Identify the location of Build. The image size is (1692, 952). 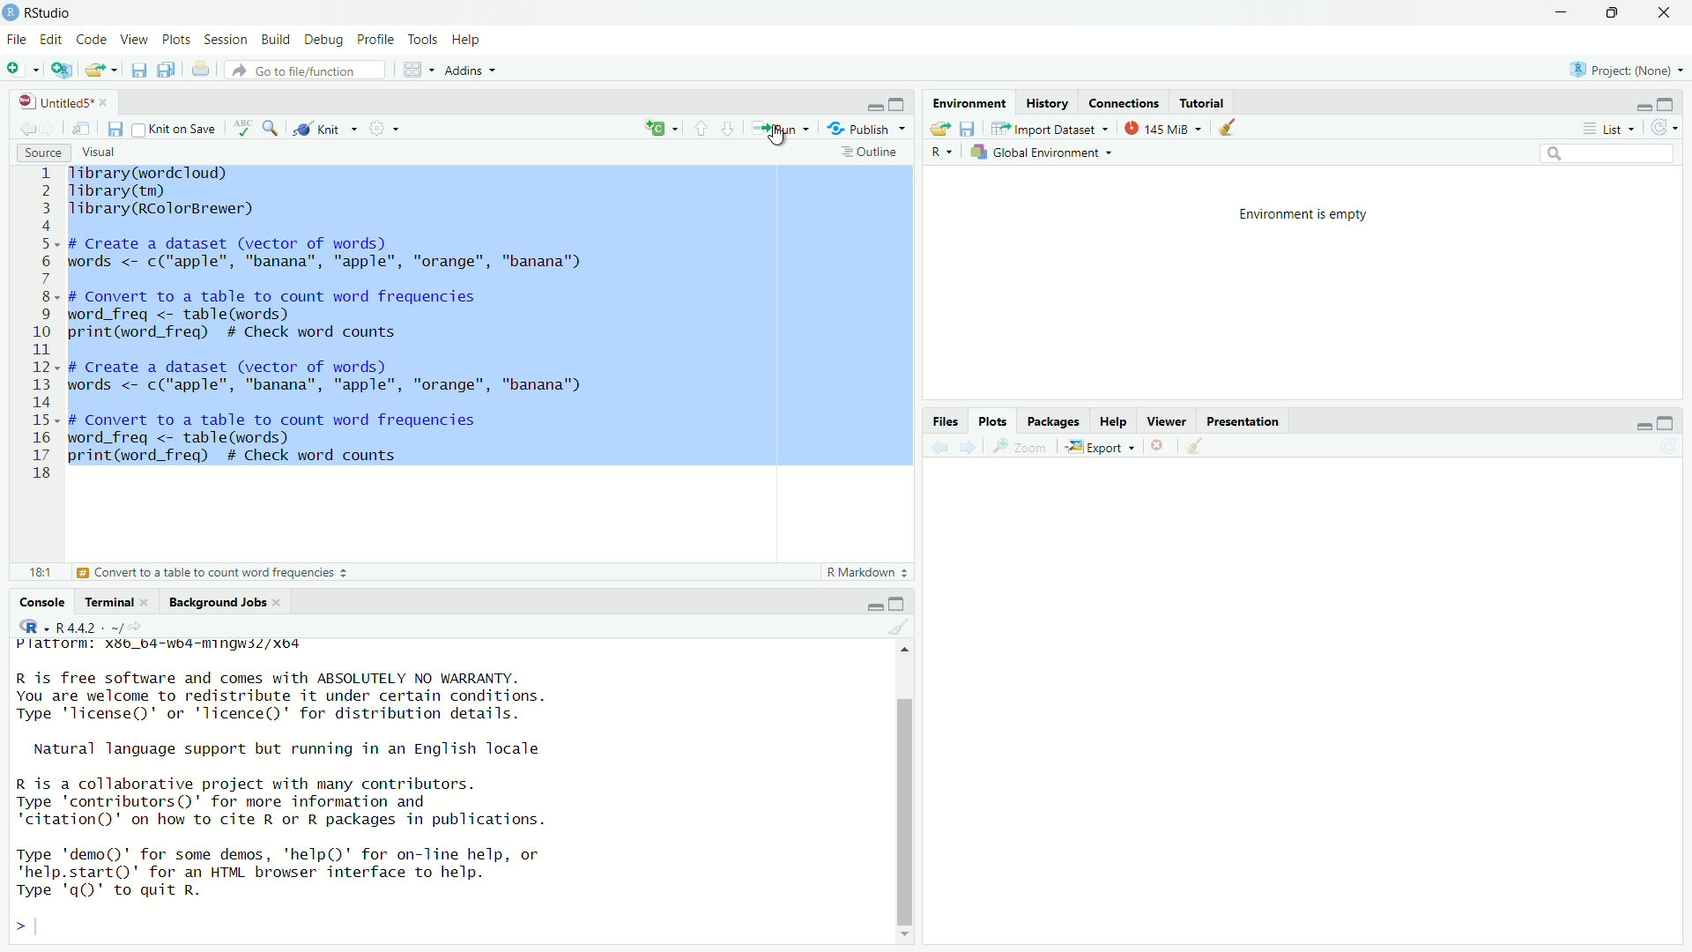
(277, 40).